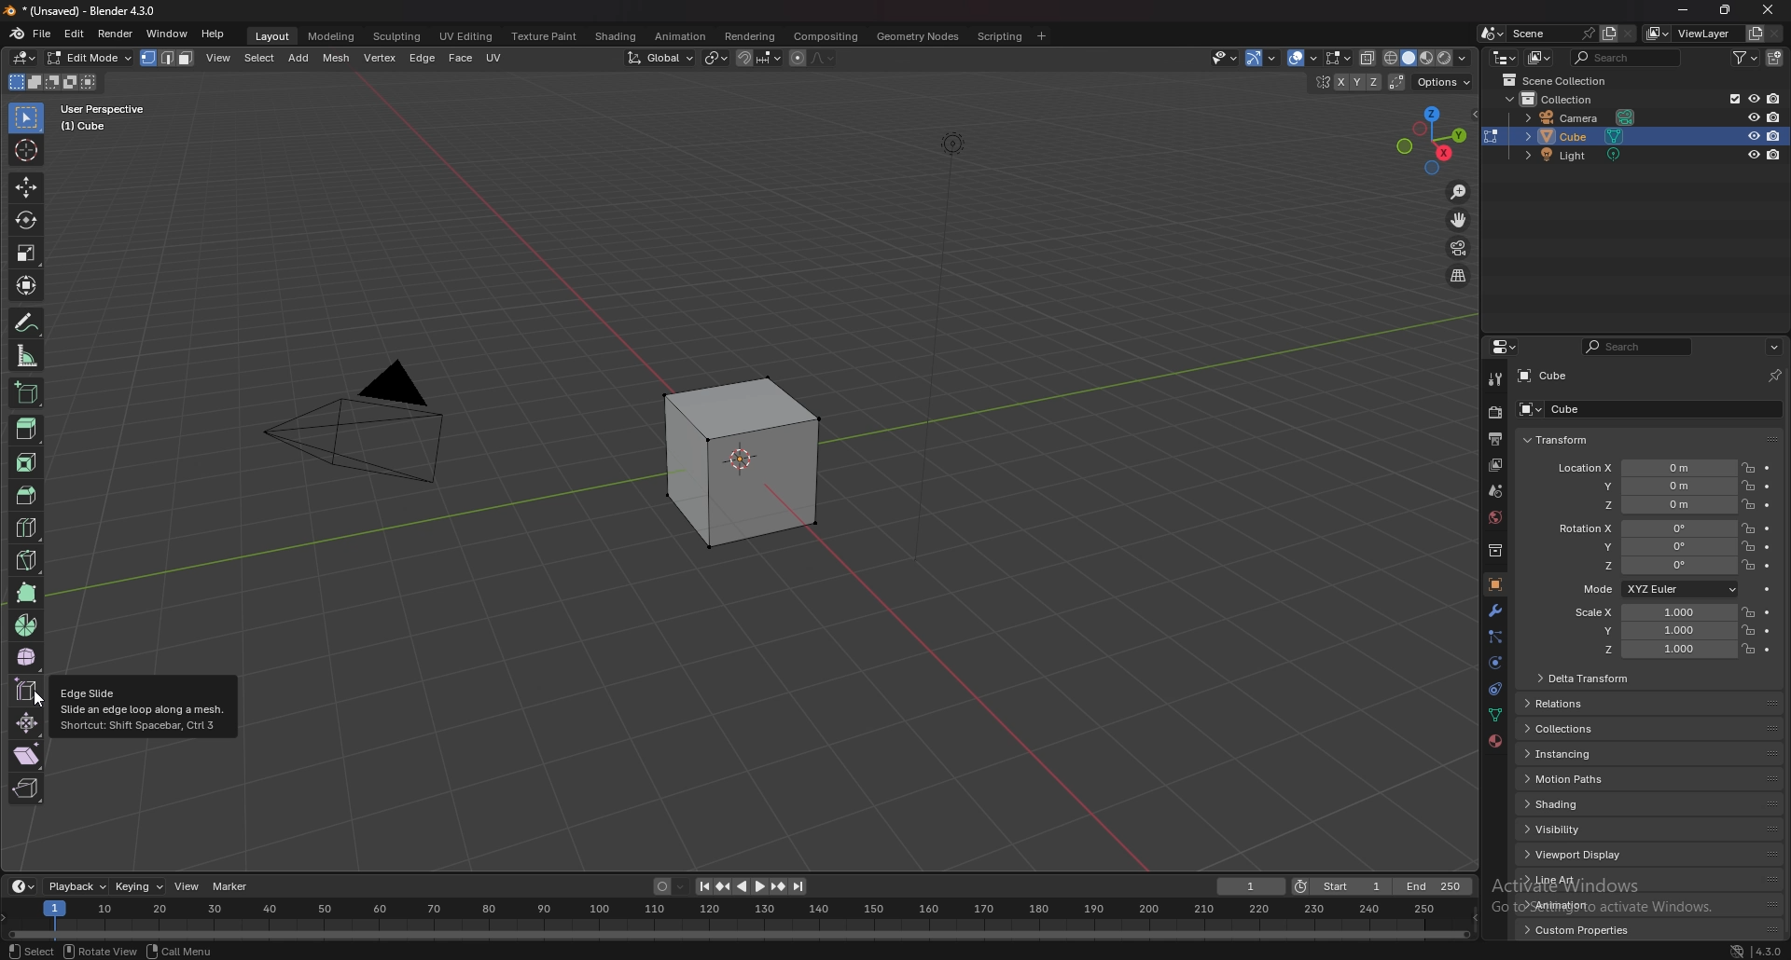  Describe the element at coordinates (1749, 649) in the screenshot. I see `lock` at that location.